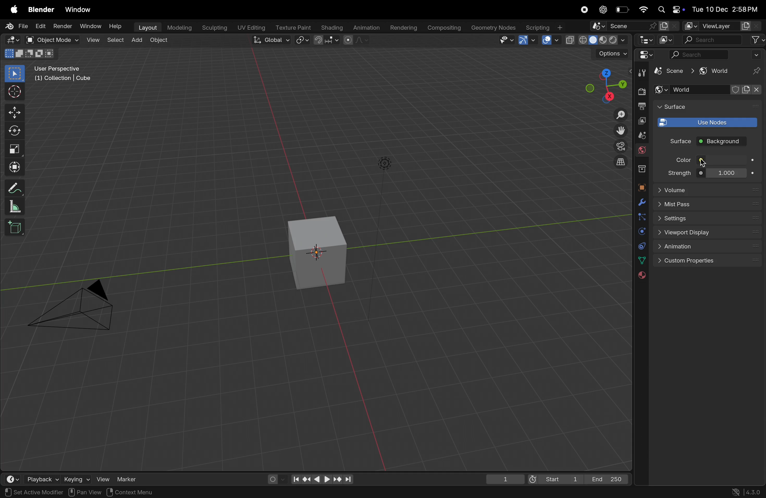  I want to click on add cube, so click(17, 227).